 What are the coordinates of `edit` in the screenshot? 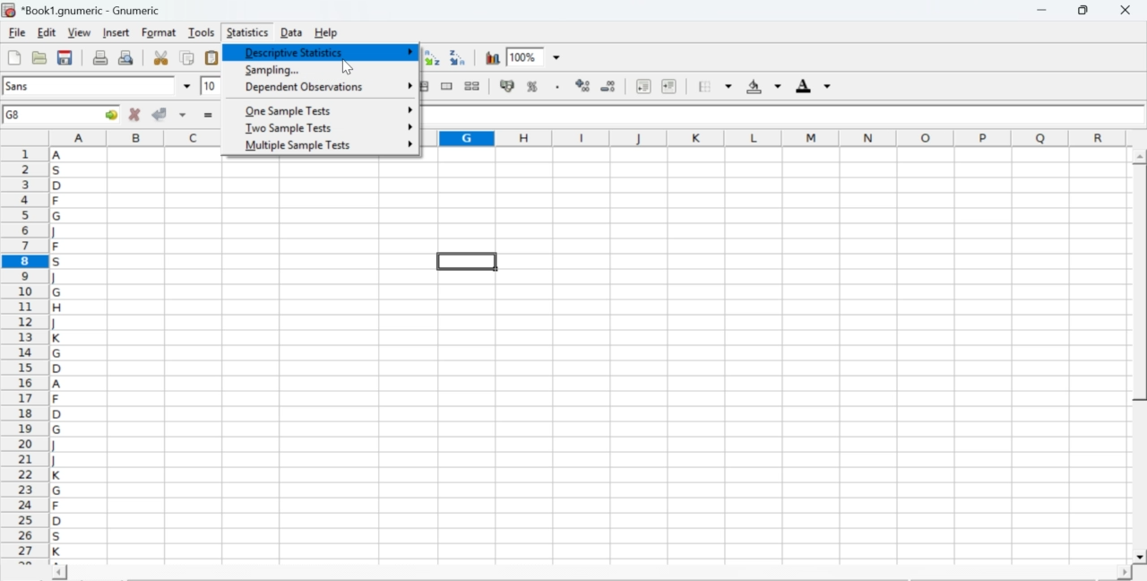 It's located at (47, 32).